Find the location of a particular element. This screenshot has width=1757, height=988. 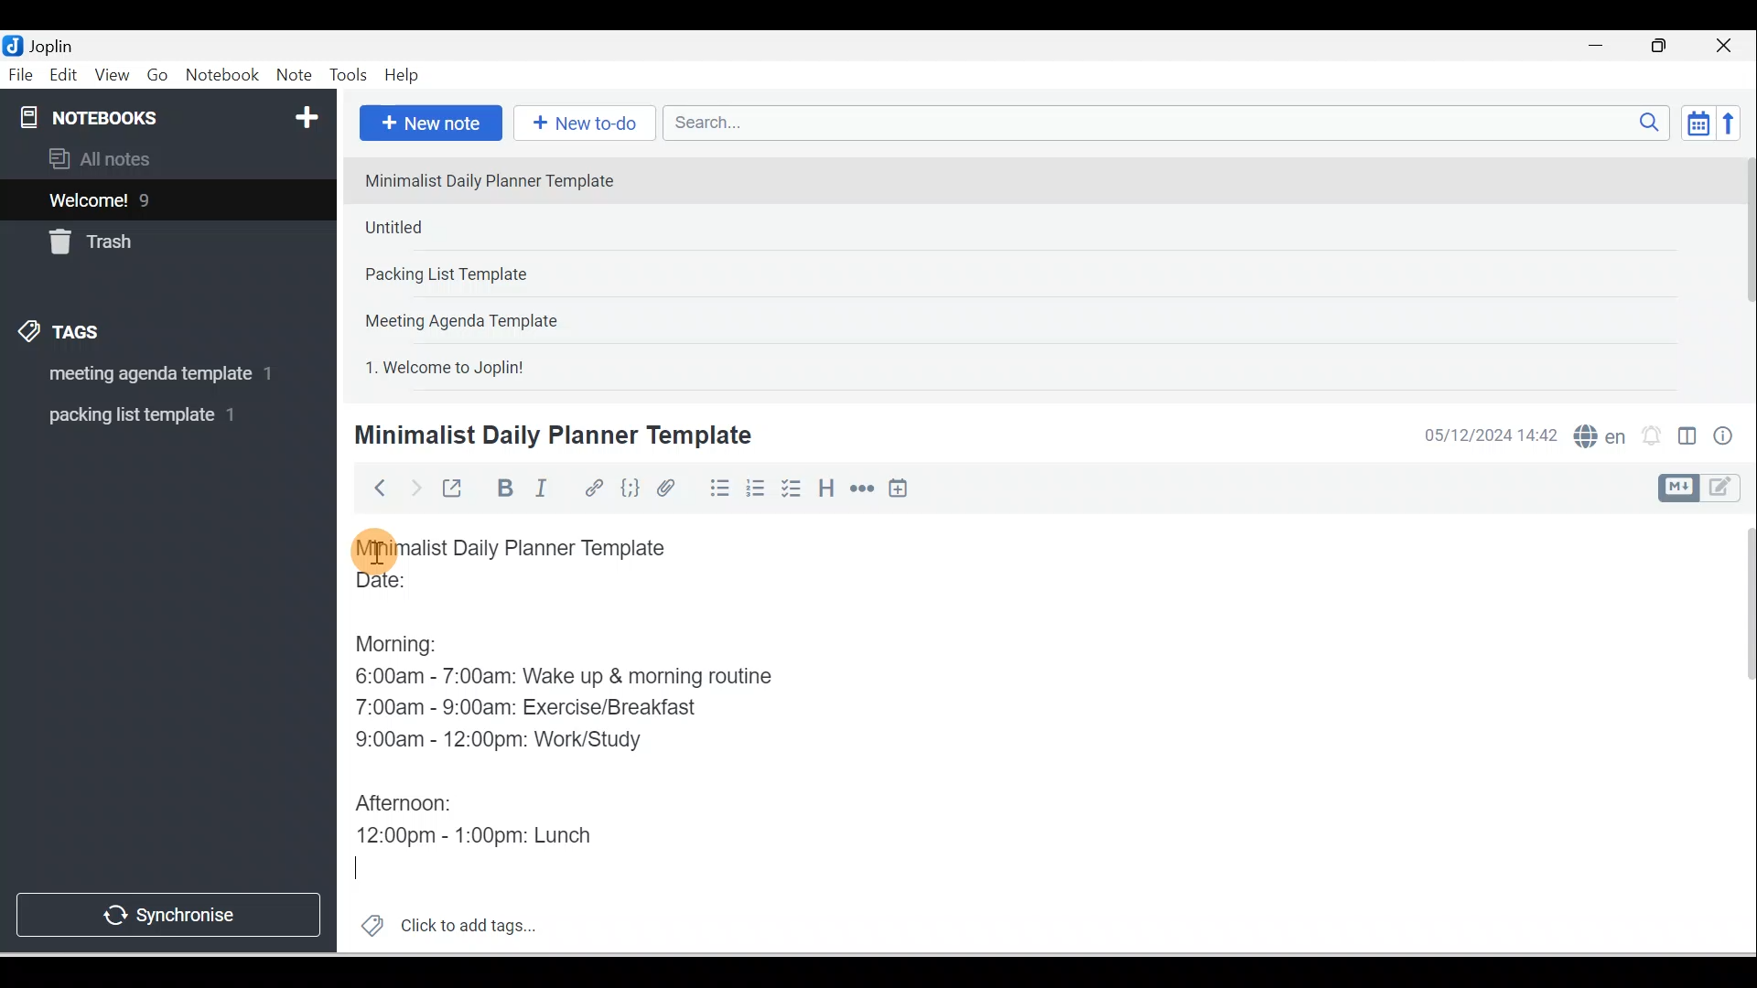

View is located at coordinates (112, 76).